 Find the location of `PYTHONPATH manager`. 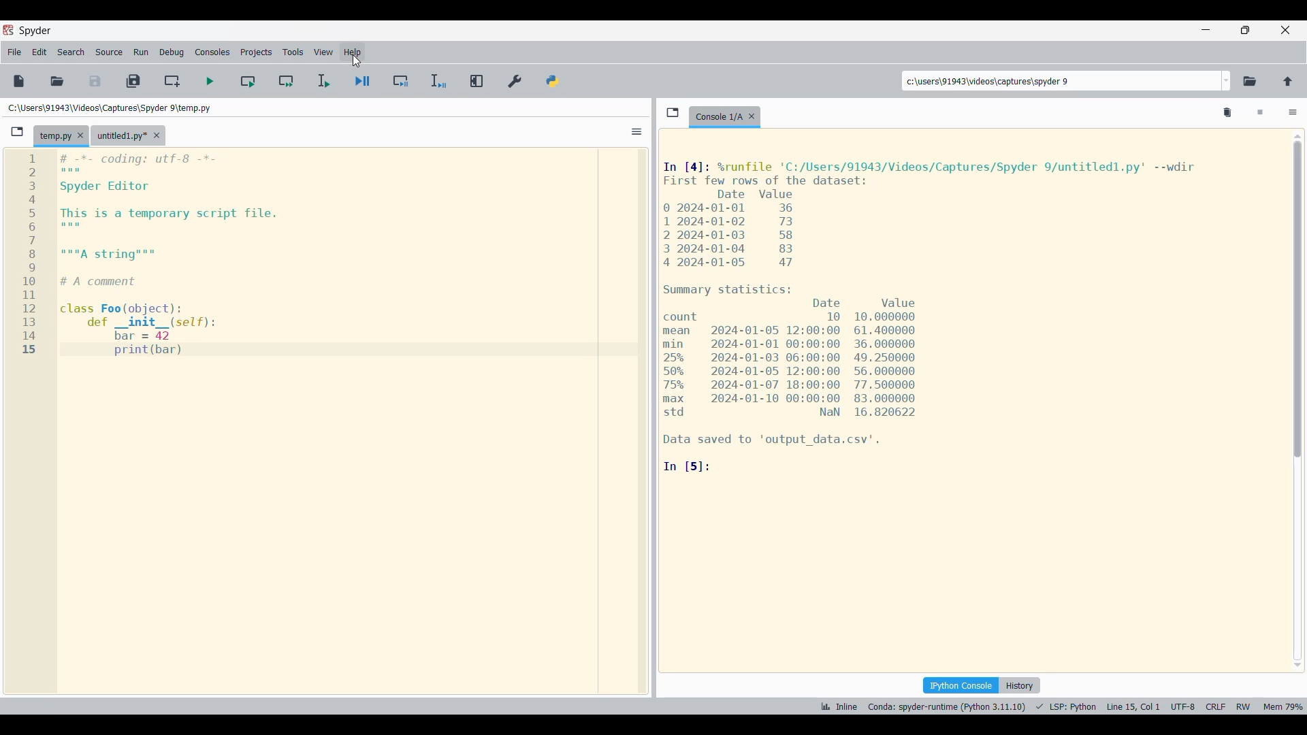

PYTHONPATH manager is located at coordinates (553, 82).